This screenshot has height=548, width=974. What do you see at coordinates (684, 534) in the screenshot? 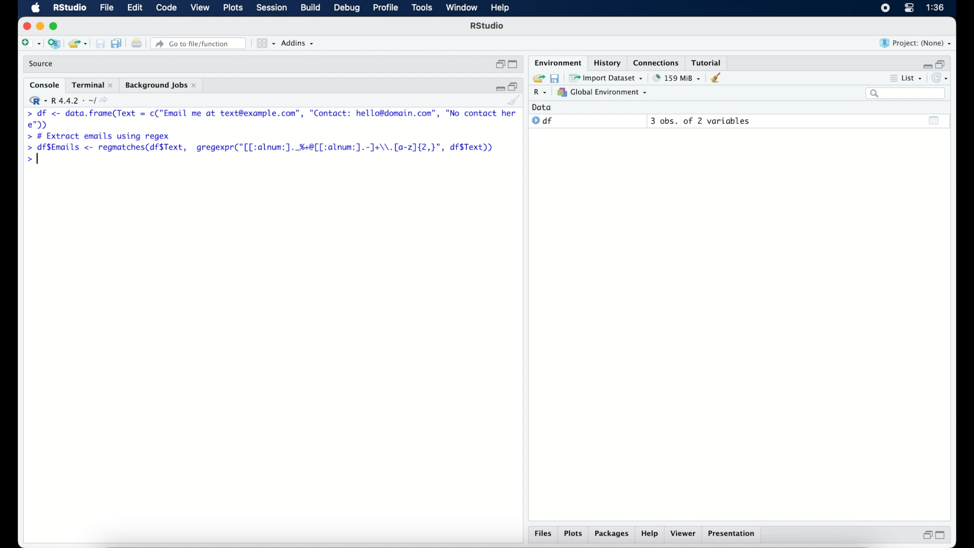
I see `viewer` at bounding box center [684, 534].